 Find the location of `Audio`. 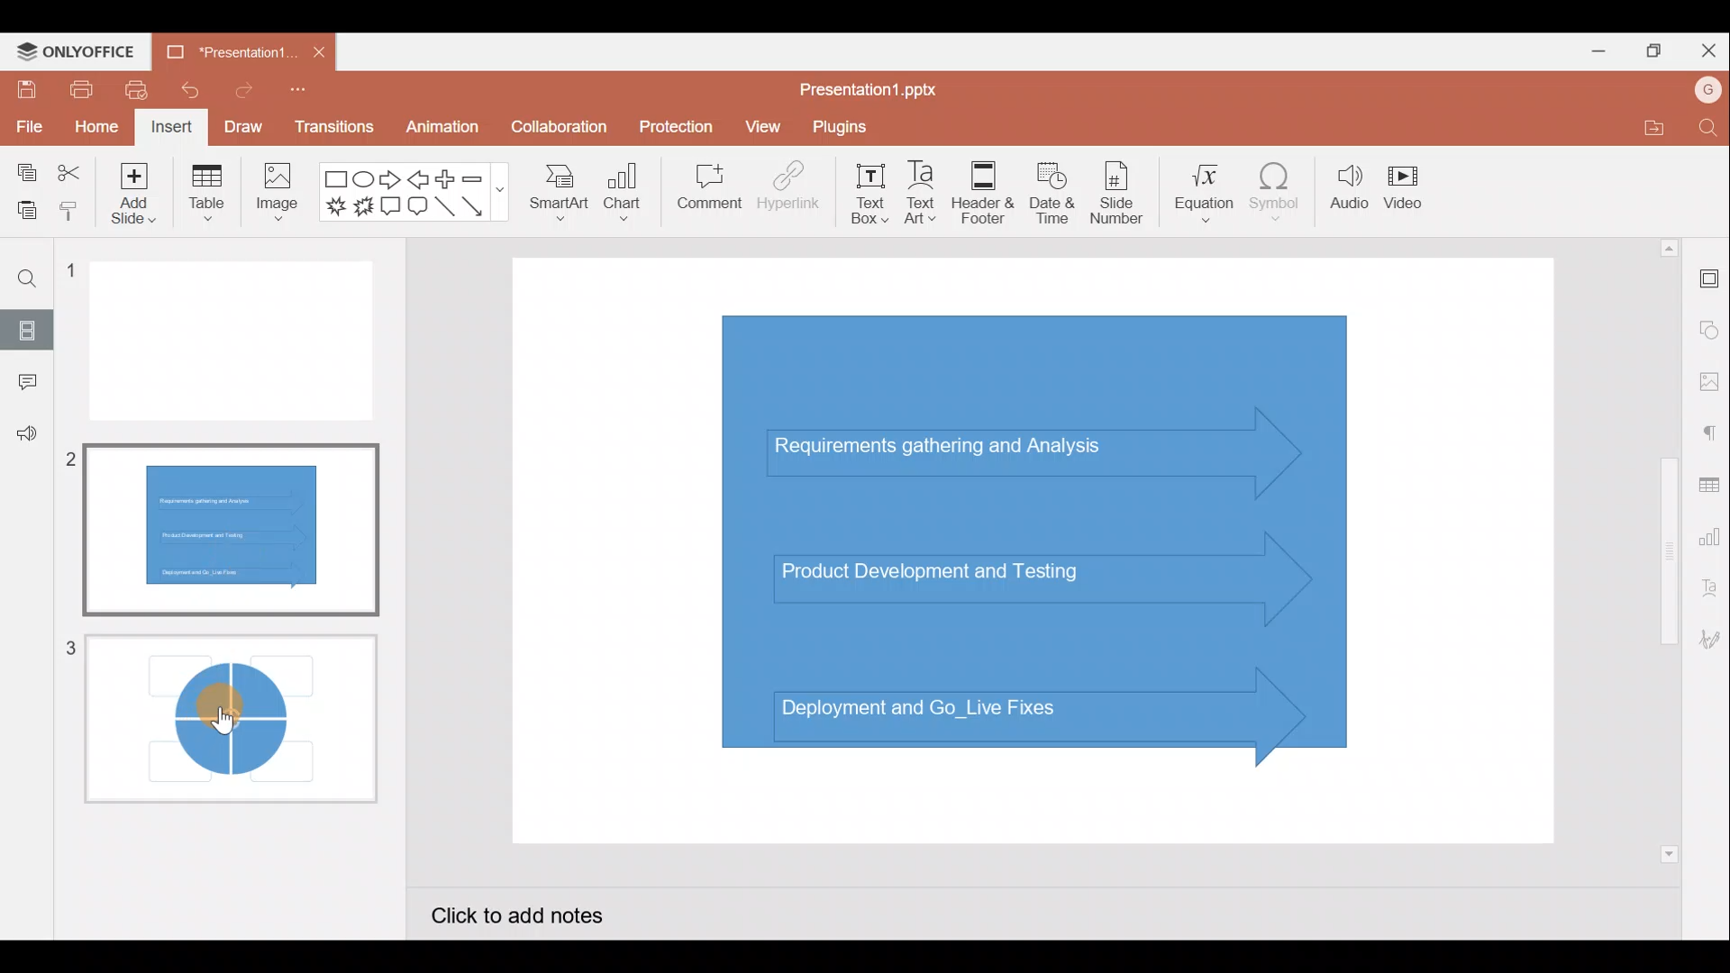

Audio is located at coordinates (1345, 194).